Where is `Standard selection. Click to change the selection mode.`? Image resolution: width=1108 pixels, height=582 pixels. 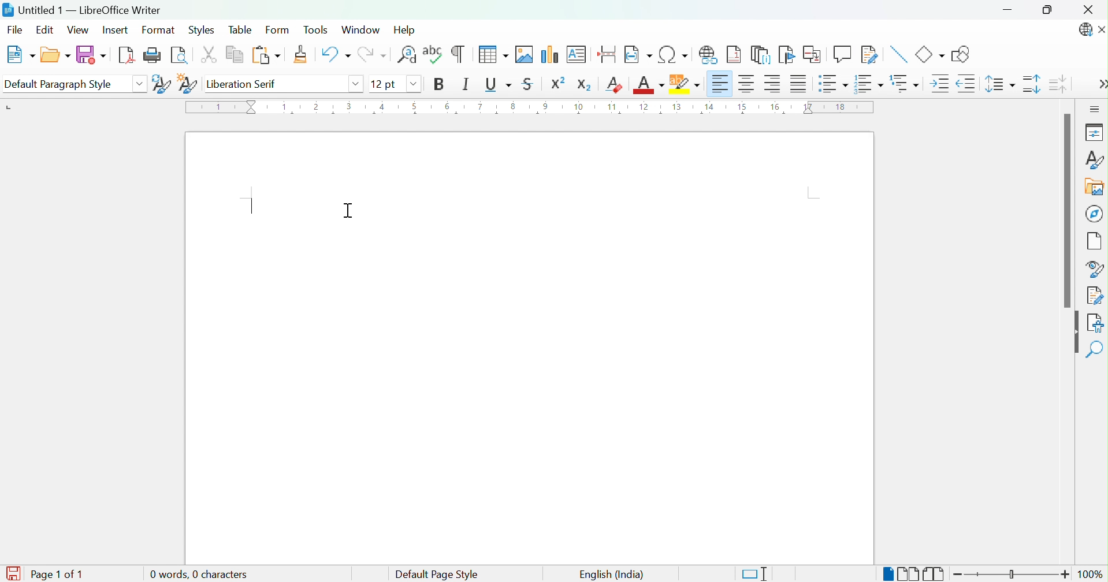
Standard selection. Click to change the selection mode. is located at coordinates (755, 574).